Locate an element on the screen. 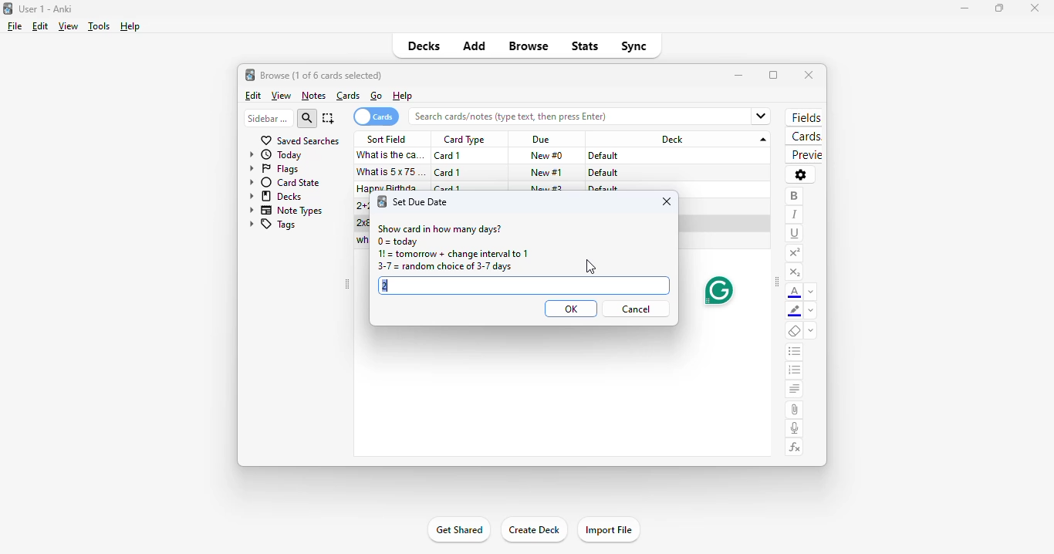 Image resolution: width=1054 pixels, height=554 pixels. equations is located at coordinates (796, 448).